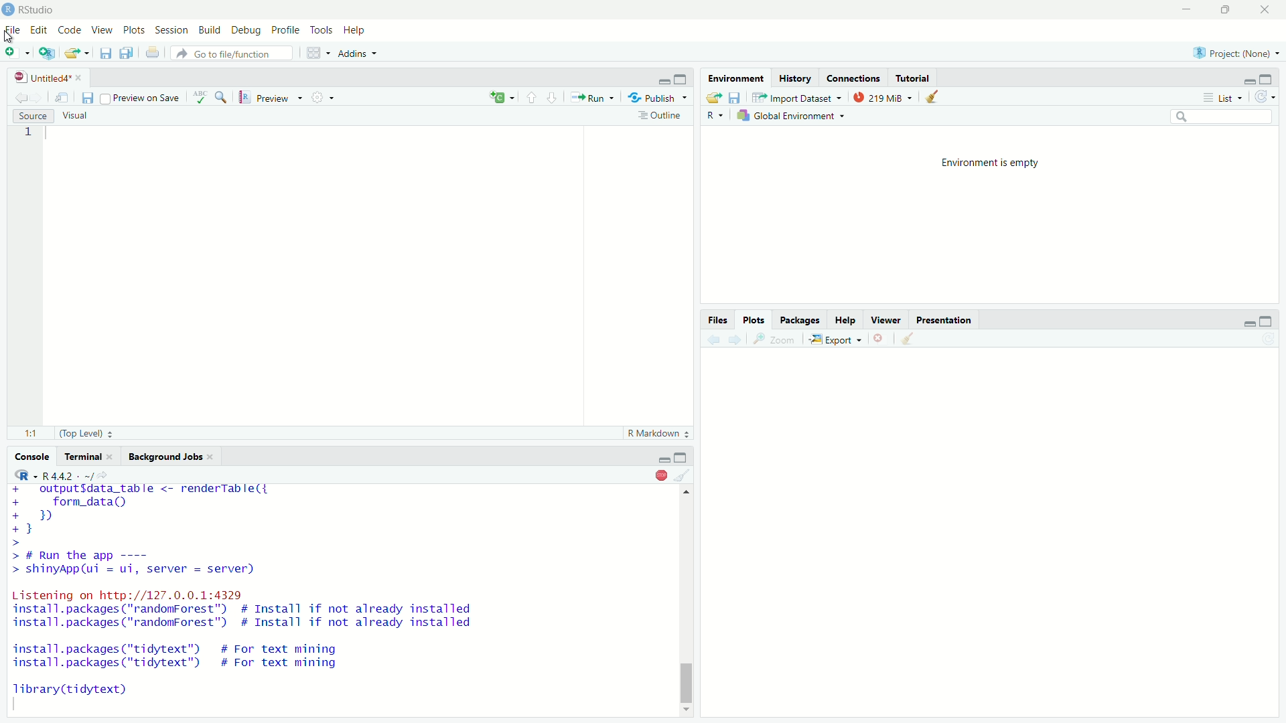  I want to click on Run the current line, so click(593, 98).